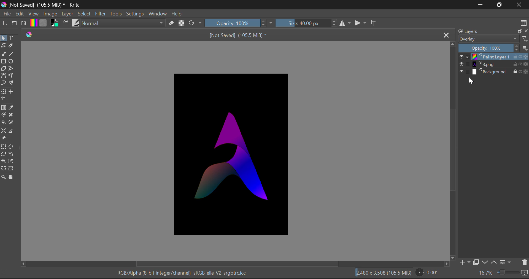  I want to click on Scroll Bar, so click(235, 263).